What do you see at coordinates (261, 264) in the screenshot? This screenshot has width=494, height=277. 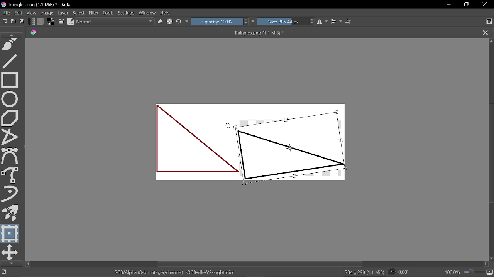 I see `Horizontal scrollbar` at bounding box center [261, 264].